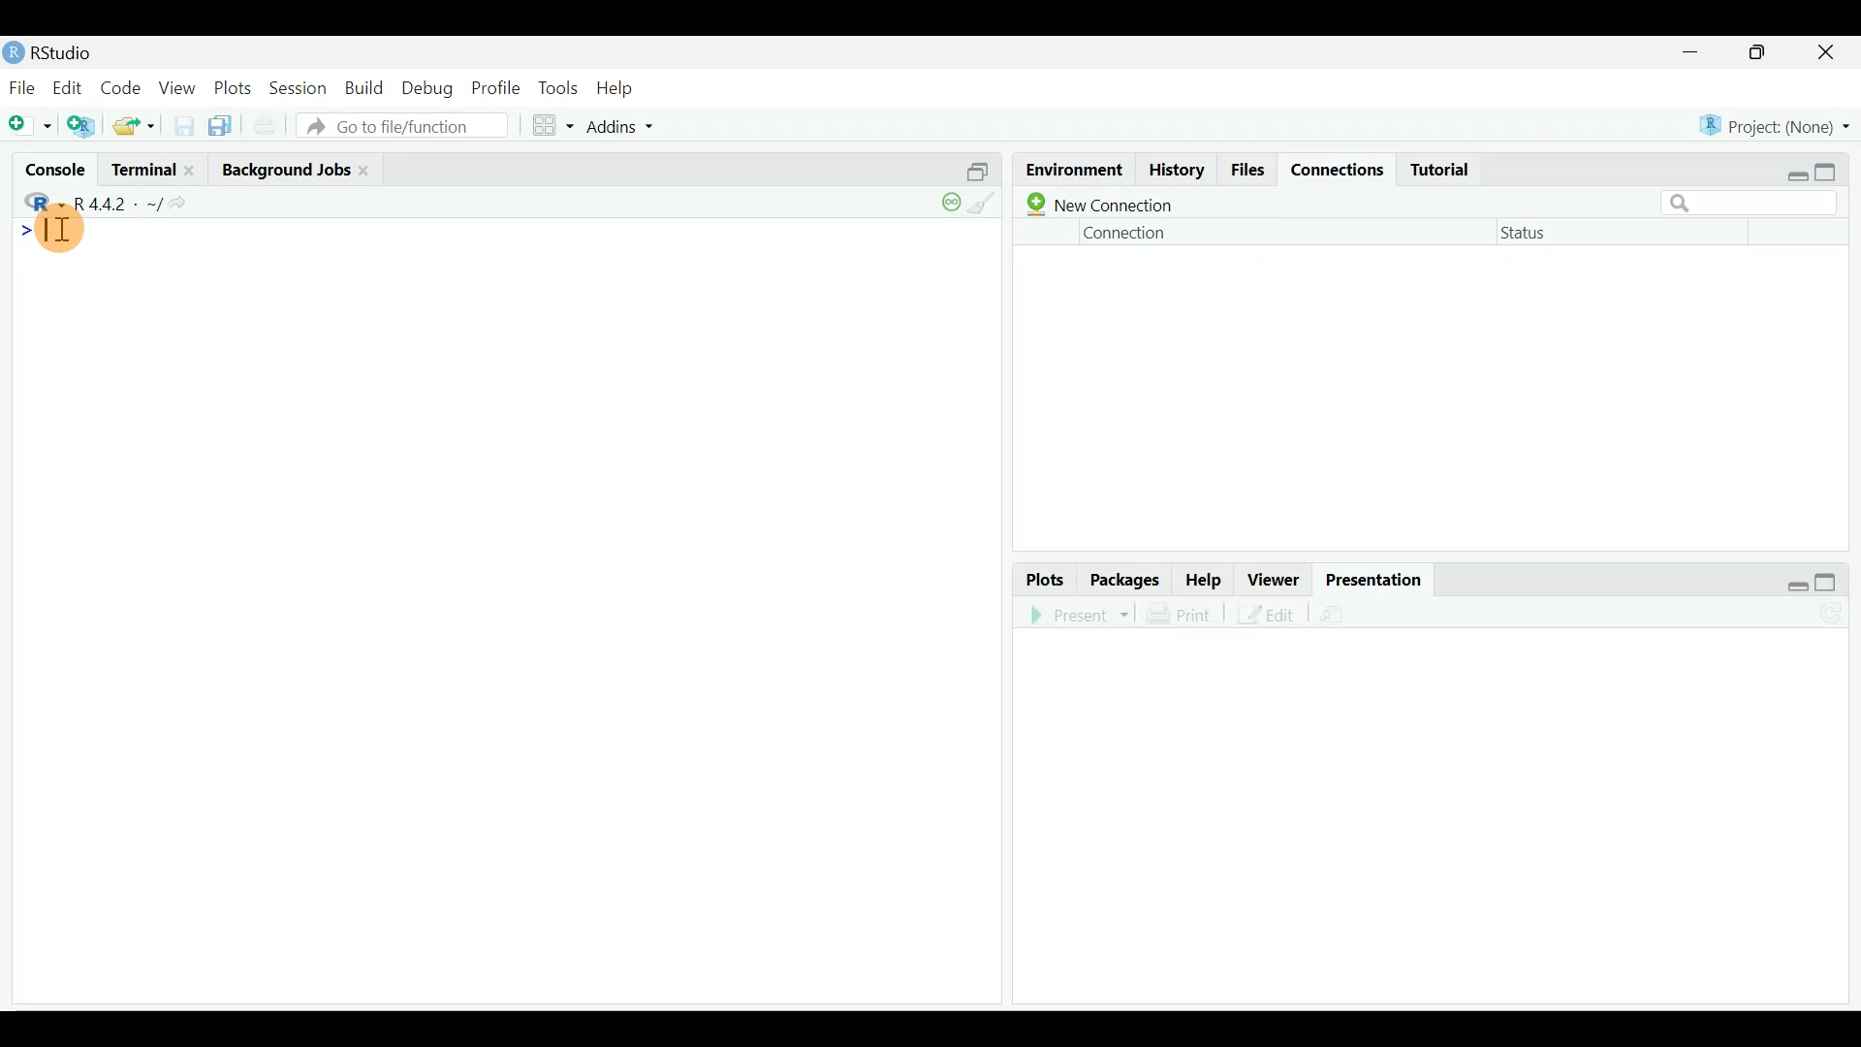 Image resolution: width=1861 pixels, height=1047 pixels. I want to click on Save all open documents, so click(223, 127).